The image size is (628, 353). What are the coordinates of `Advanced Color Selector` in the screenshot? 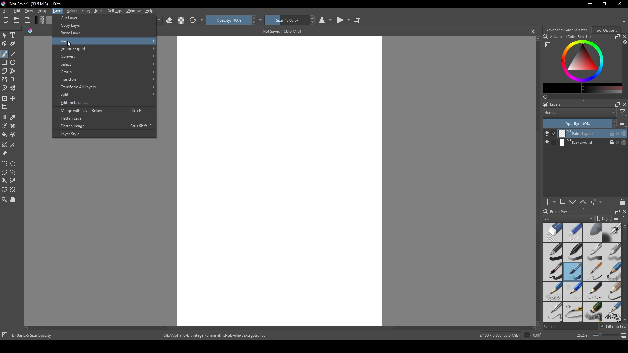 It's located at (571, 37).